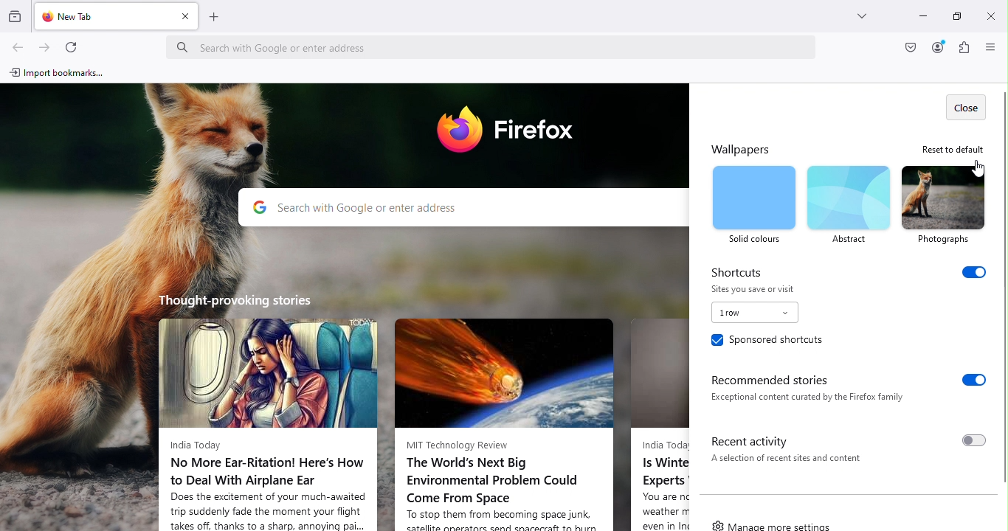 The height and width of the screenshot is (531, 1008). Describe the element at coordinates (508, 416) in the screenshot. I see `New articles` at that location.